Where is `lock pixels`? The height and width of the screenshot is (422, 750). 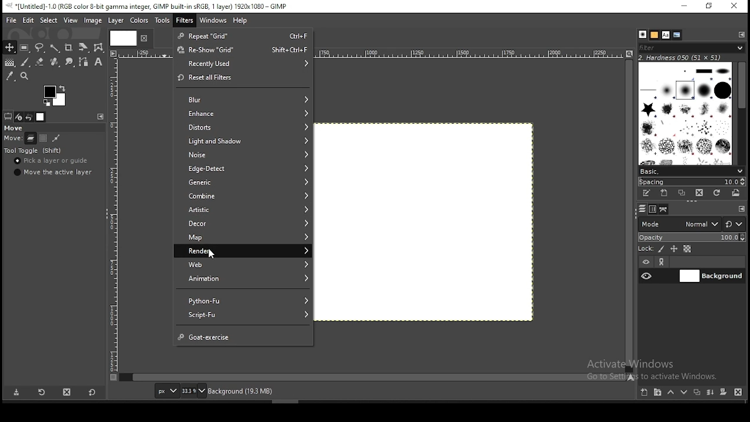
lock pixels is located at coordinates (661, 249).